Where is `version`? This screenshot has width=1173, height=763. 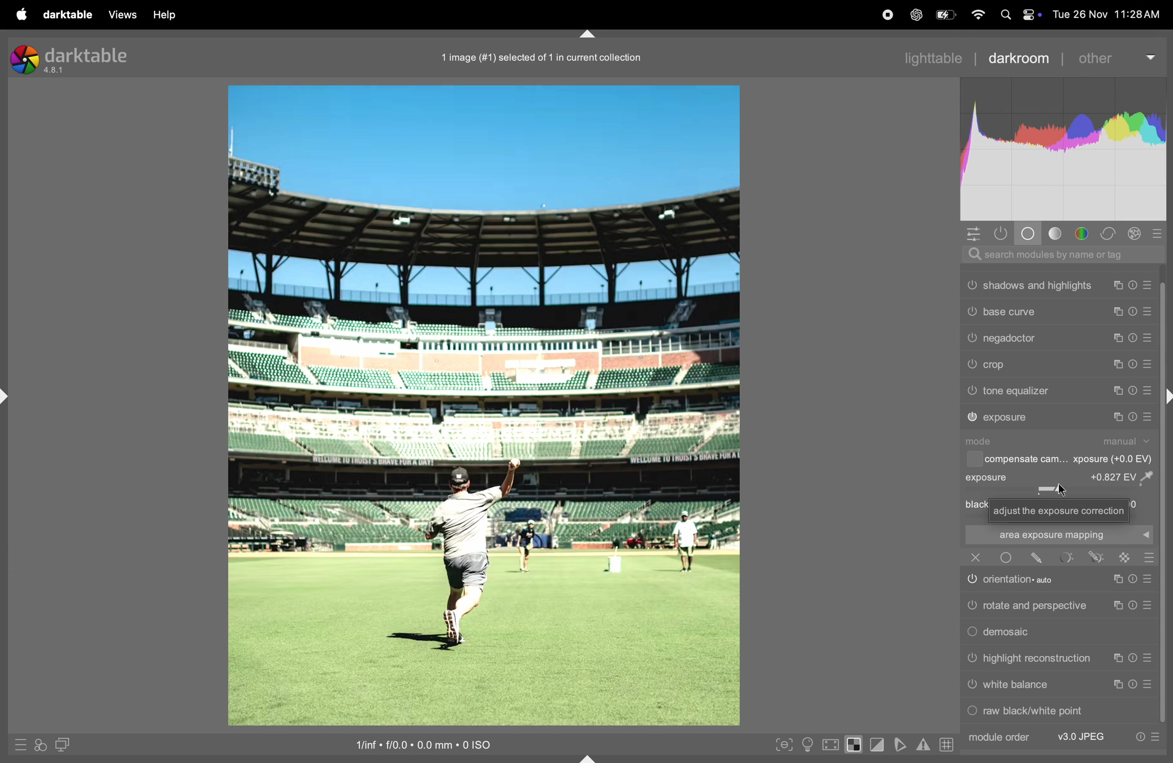 version is located at coordinates (55, 71).